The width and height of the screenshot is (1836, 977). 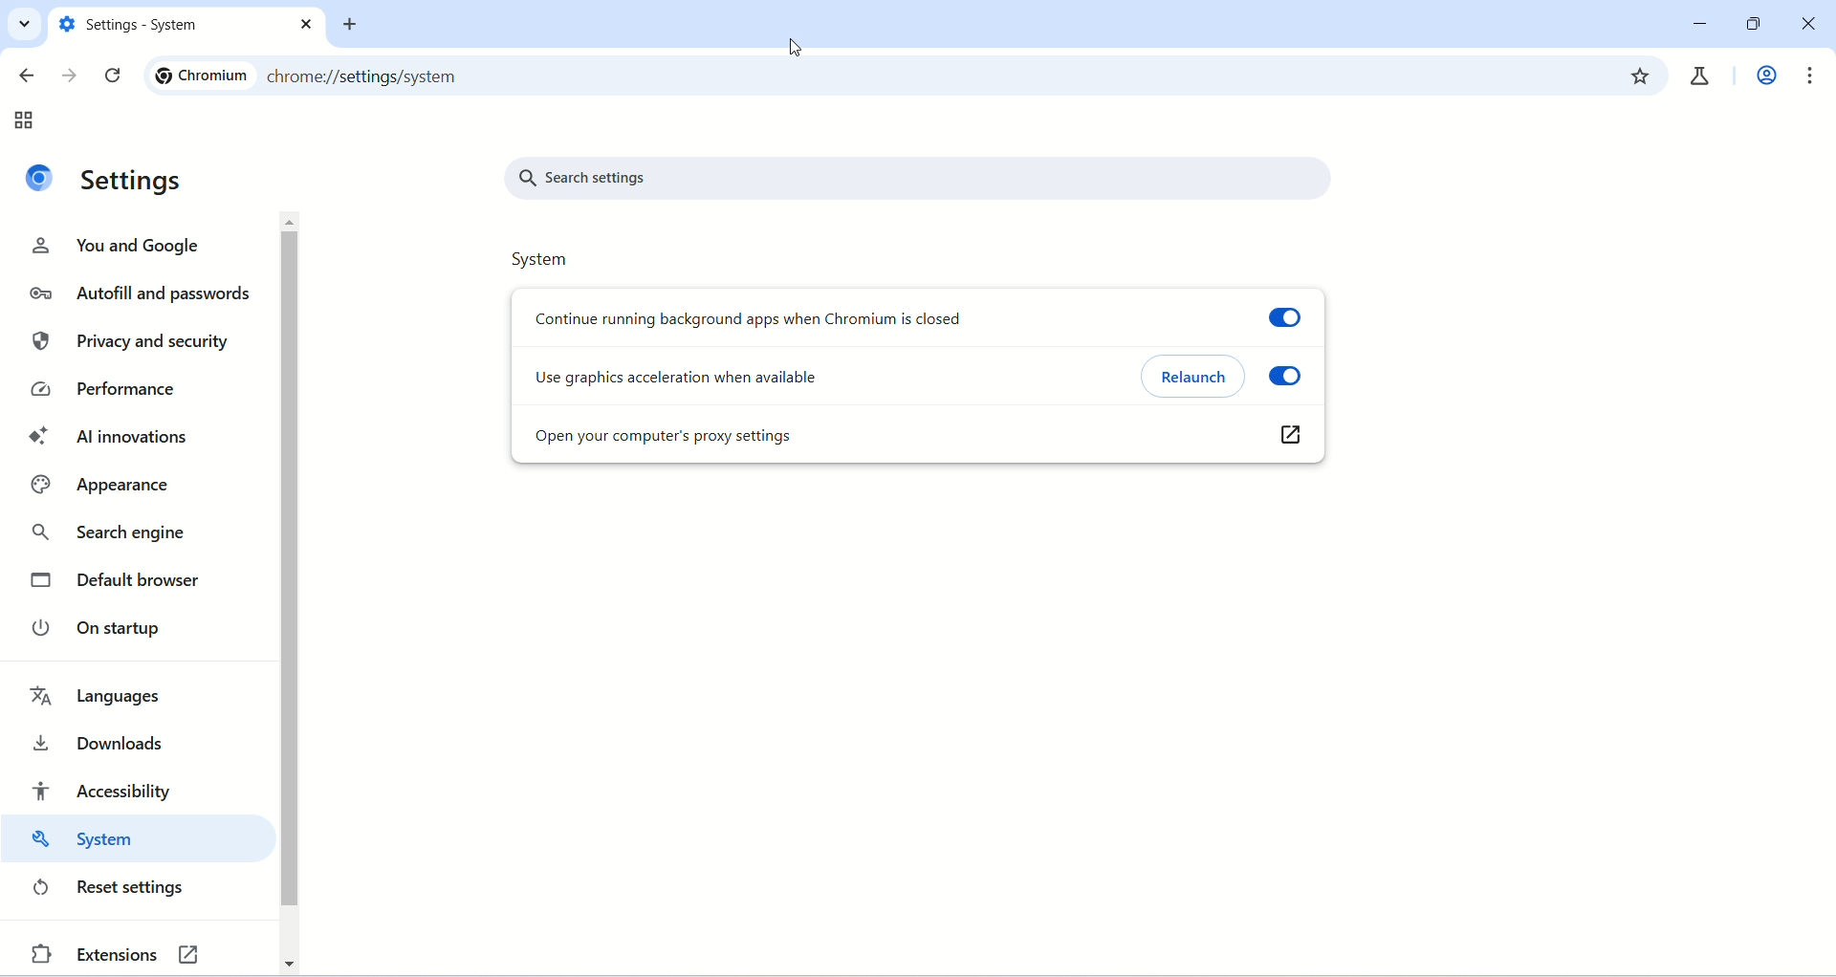 What do you see at coordinates (288, 962) in the screenshot?
I see `move down` at bounding box center [288, 962].